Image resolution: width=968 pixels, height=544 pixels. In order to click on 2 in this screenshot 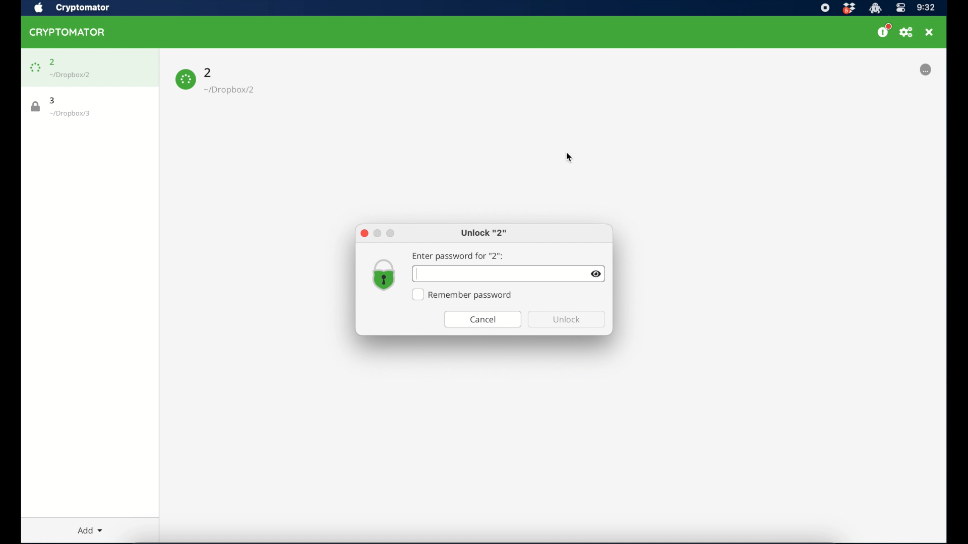, I will do `click(209, 73)`.